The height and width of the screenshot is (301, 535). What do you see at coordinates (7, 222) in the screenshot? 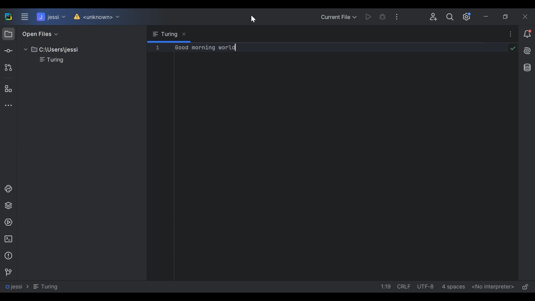
I see `Services` at bounding box center [7, 222].